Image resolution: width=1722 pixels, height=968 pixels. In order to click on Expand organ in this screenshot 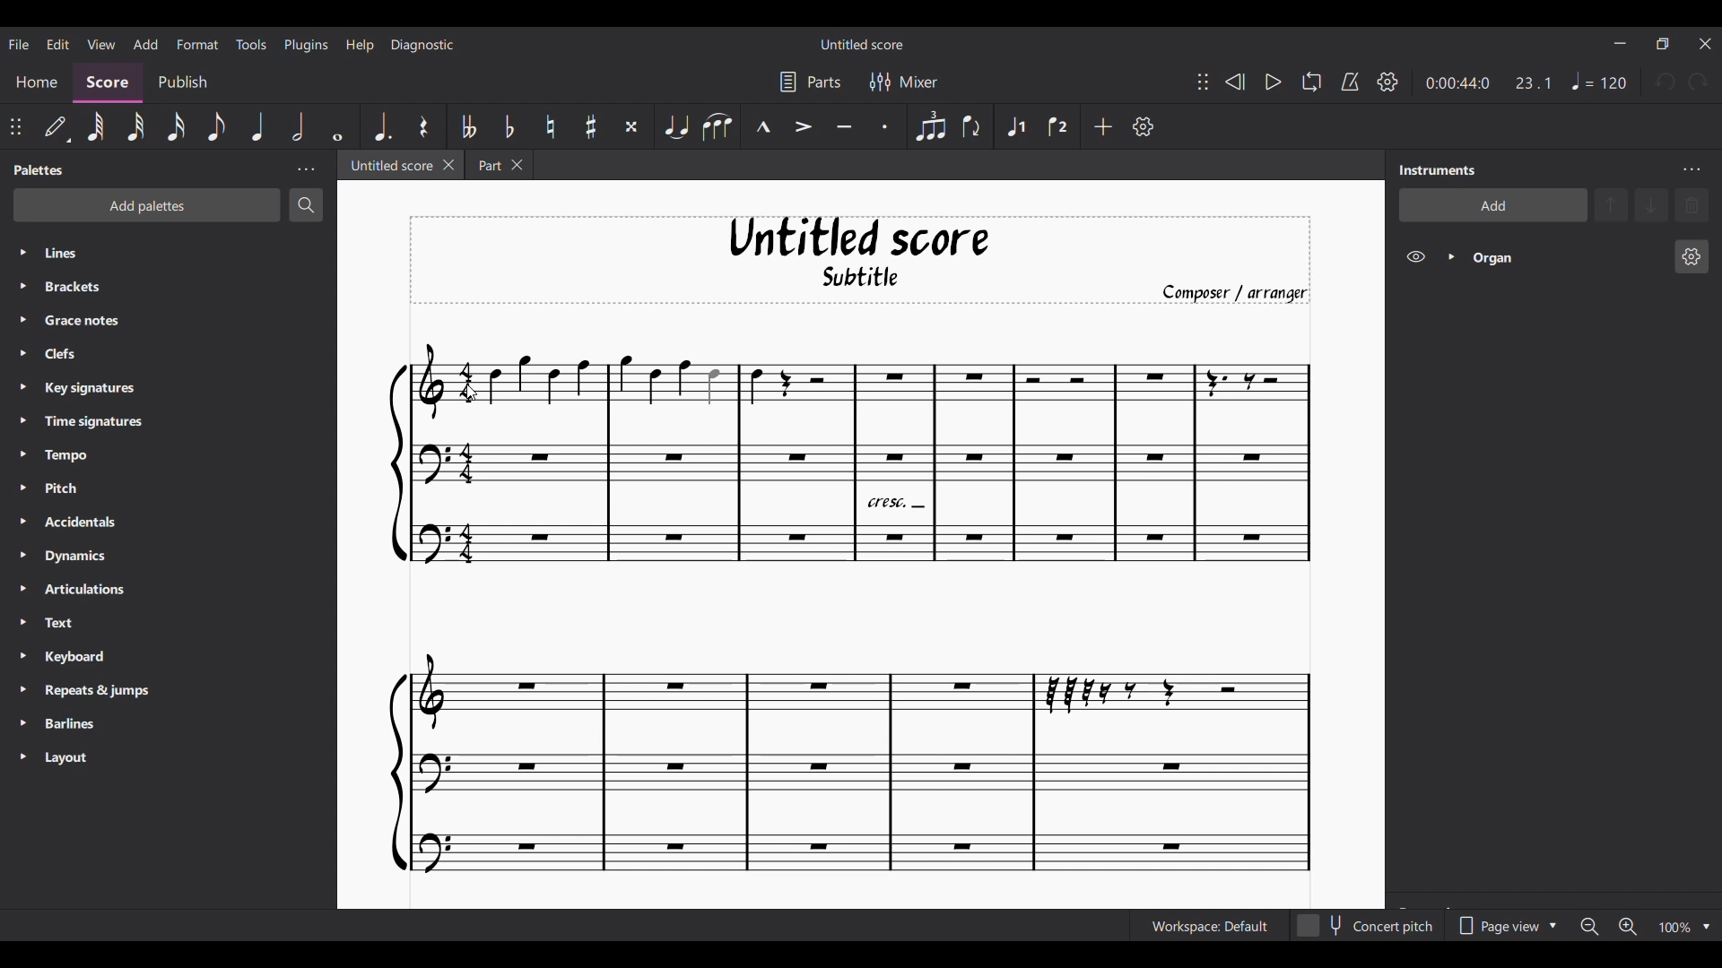, I will do `click(1451, 256)`.